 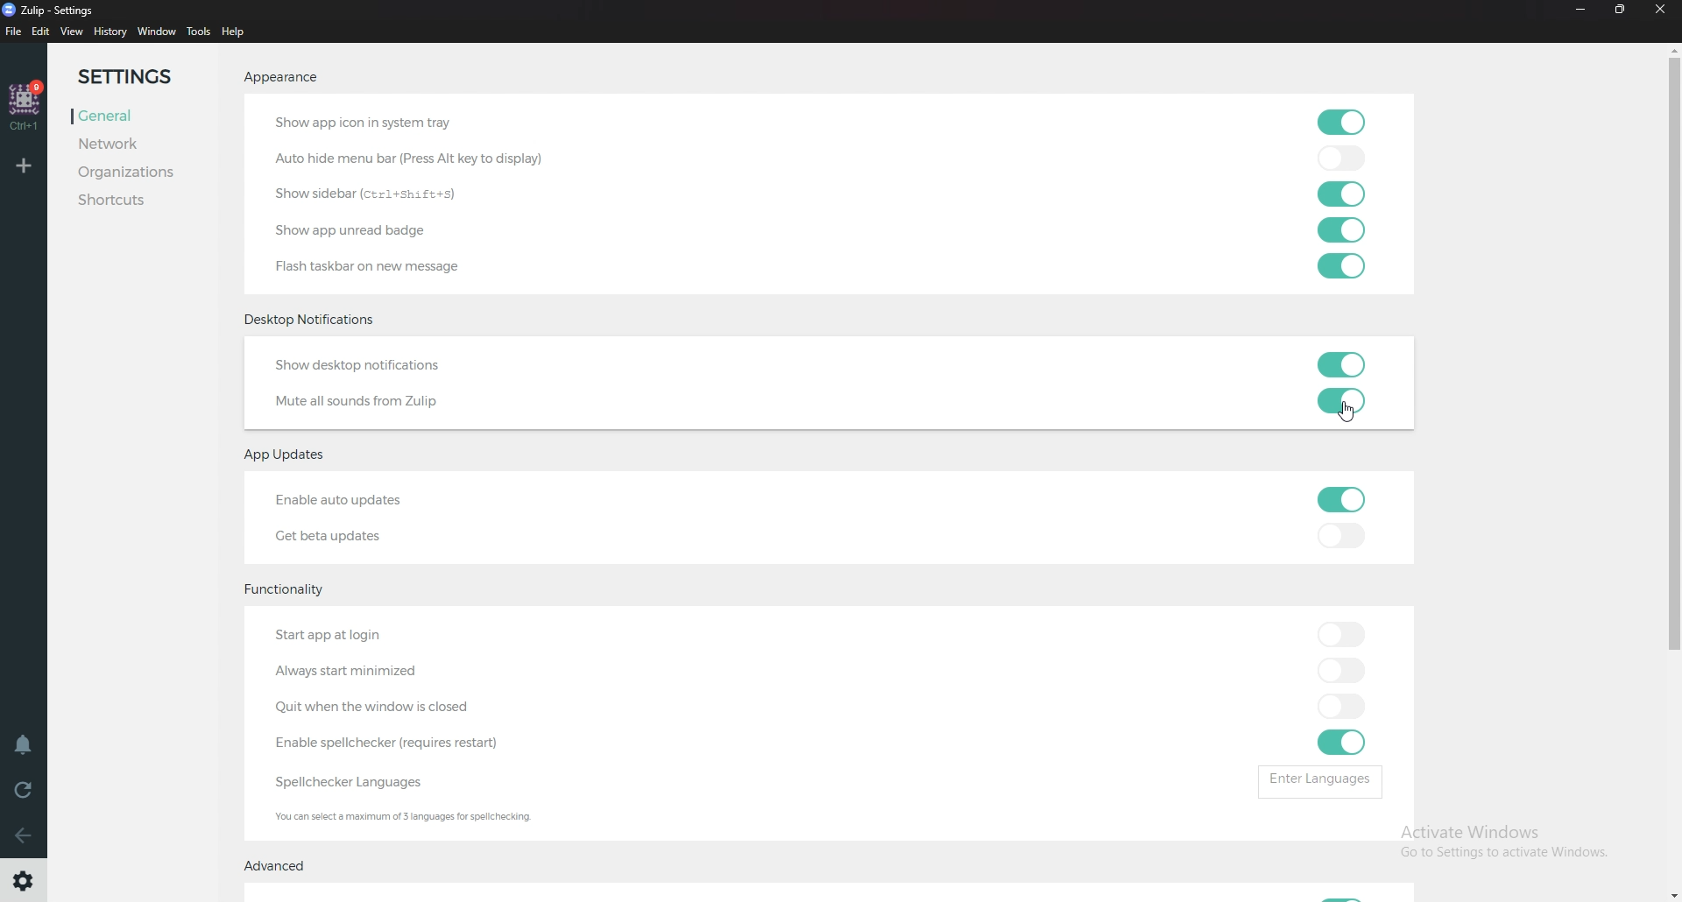 I want to click on Auto hide menu bar, so click(x=420, y=155).